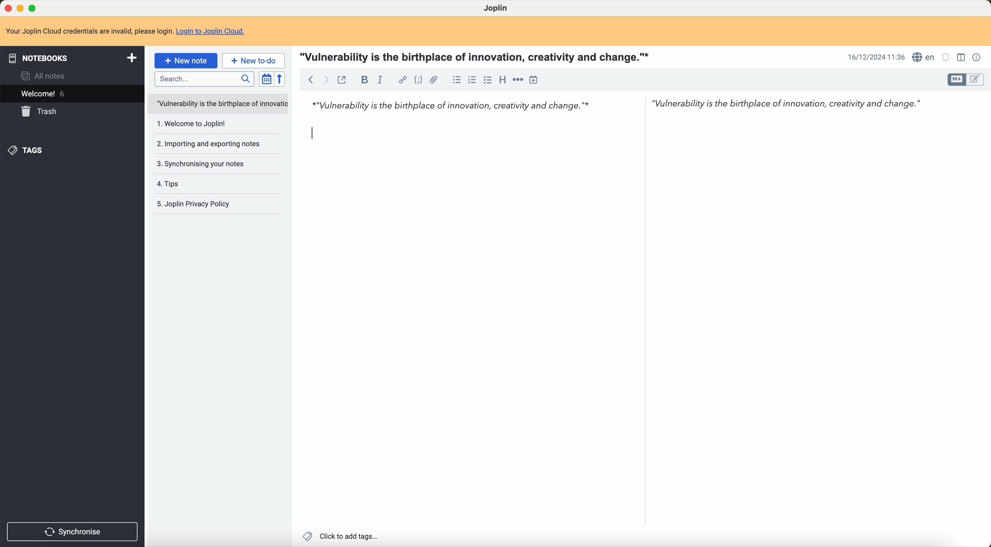 The height and width of the screenshot is (547, 991). What do you see at coordinates (487, 80) in the screenshot?
I see `checkbox` at bounding box center [487, 80].